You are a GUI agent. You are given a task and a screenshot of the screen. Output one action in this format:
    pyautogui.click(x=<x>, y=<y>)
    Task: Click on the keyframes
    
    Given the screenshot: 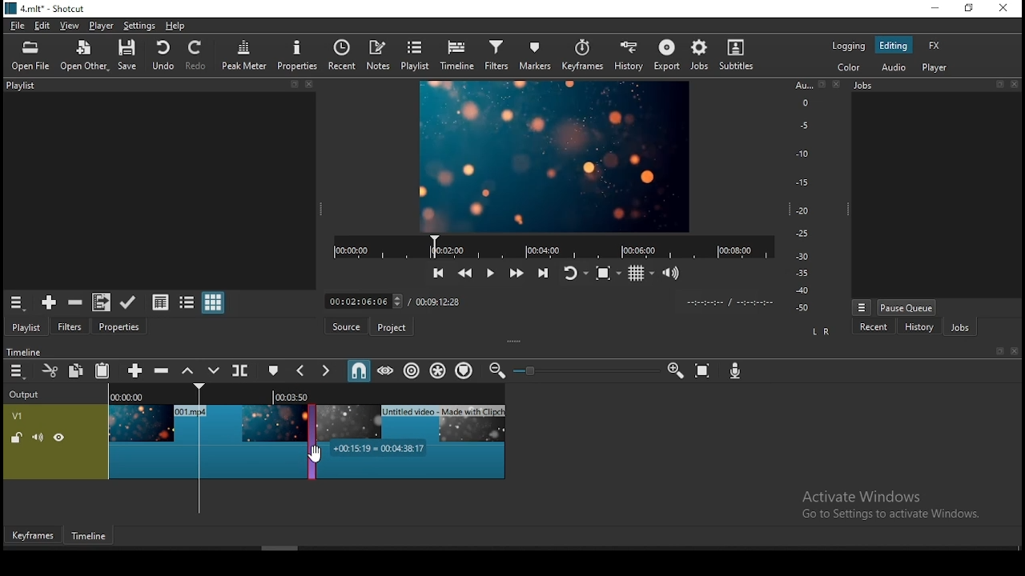 What is the action you would take?
    pyautogui.click(x=33, y=533)
    